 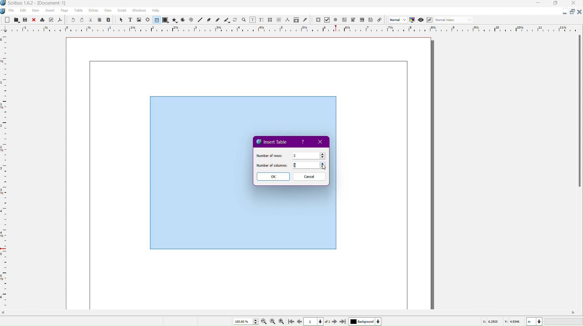 What do you see at coordinates (538, 4) in the screenshot?
I see `Minimize` at bounding box center [538, 4].